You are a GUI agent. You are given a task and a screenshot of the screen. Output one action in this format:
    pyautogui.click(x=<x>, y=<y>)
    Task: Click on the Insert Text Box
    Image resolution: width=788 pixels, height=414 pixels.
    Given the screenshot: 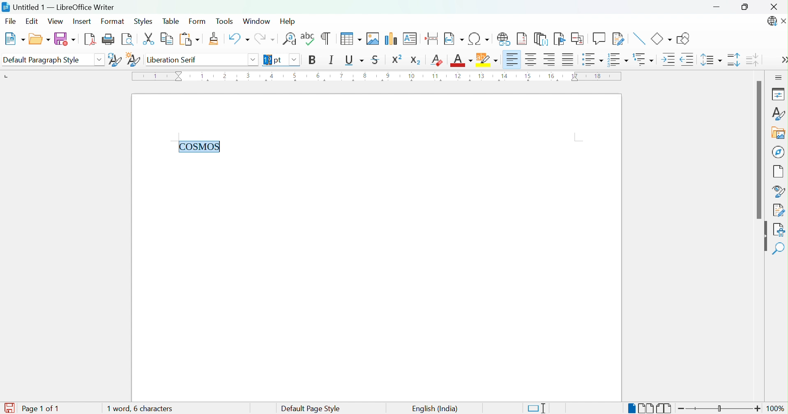 What is the action you would take?
    pyautogui.click(x=411, y=37)
    